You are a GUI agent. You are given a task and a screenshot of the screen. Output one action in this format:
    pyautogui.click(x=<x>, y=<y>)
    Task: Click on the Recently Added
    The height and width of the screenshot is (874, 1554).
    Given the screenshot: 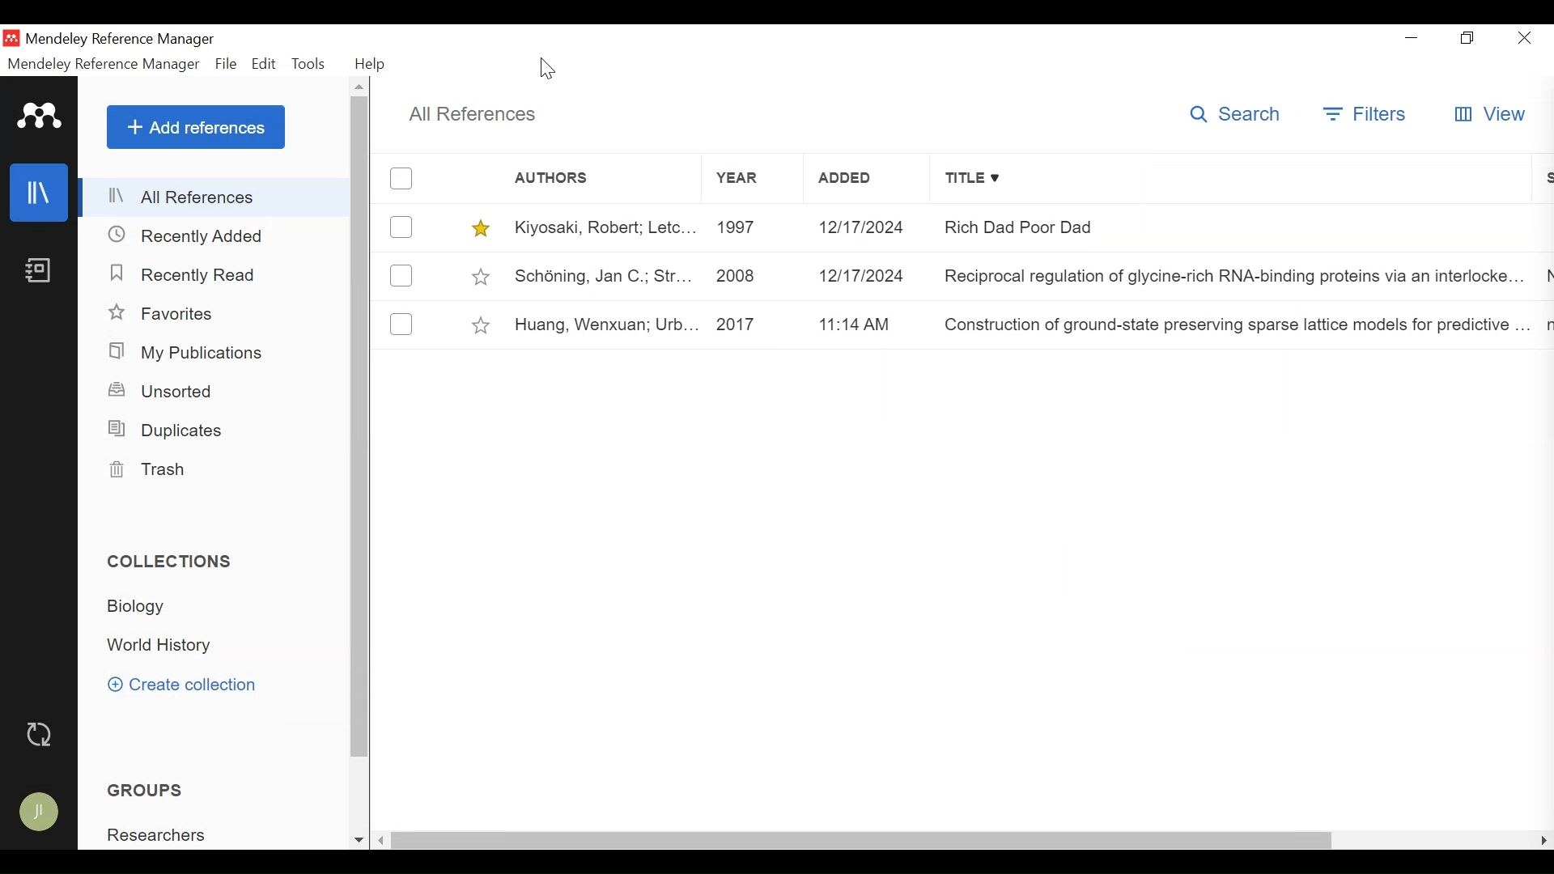 What is the action you would take?
    pyautogui.click(x=187, y=235)
    